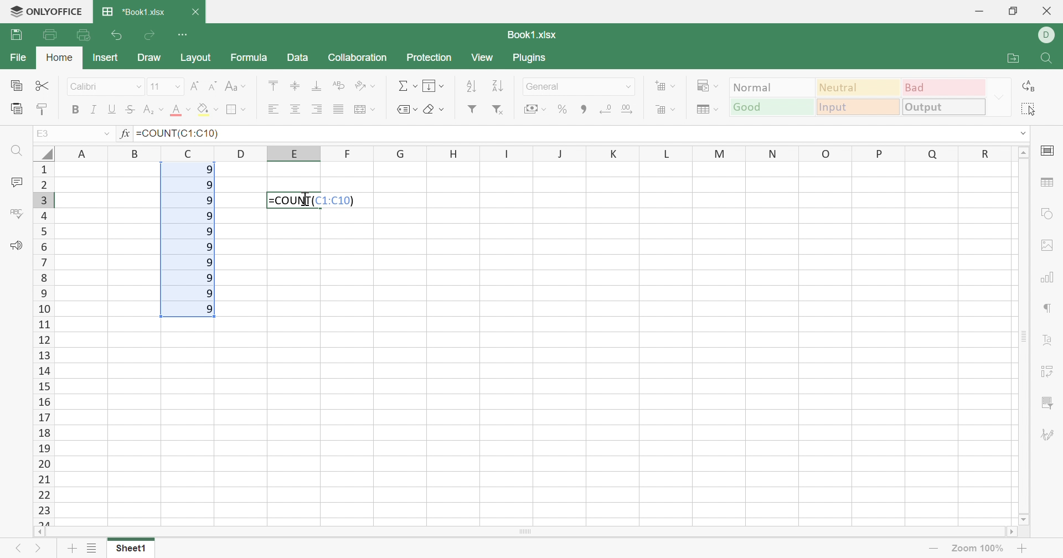 This screenshot has width=1063, height=558. I want to click on Justified, so click(338, 108).